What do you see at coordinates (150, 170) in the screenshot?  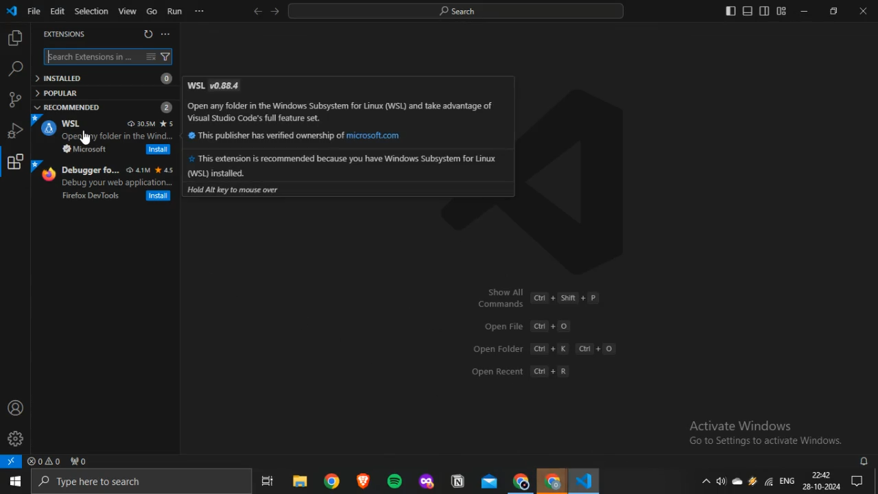 I see `4.1M 4.5` at bounding box center [150, 170].